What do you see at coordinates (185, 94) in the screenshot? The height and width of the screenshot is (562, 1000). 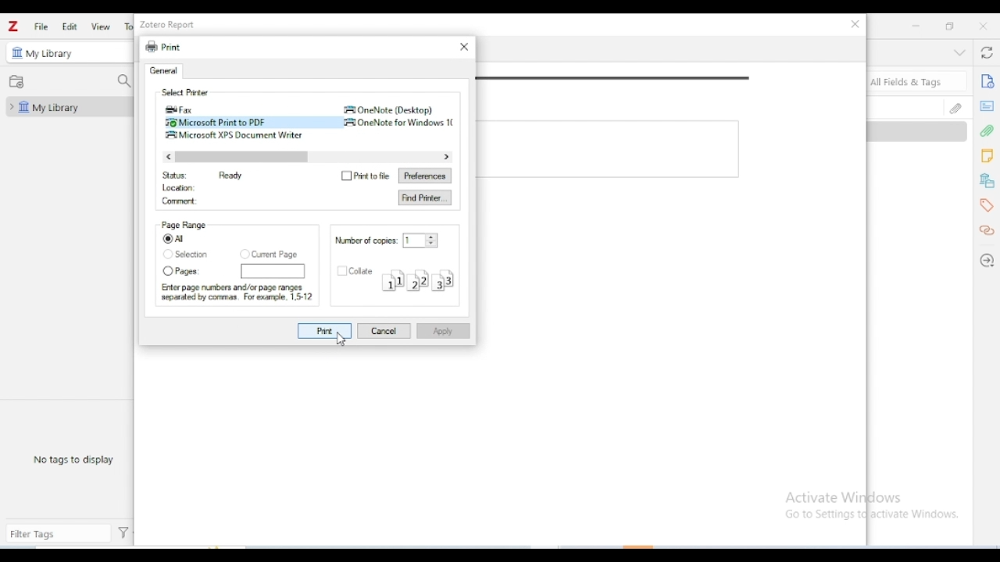 I see `select printer` at bounding box center [185, 94].